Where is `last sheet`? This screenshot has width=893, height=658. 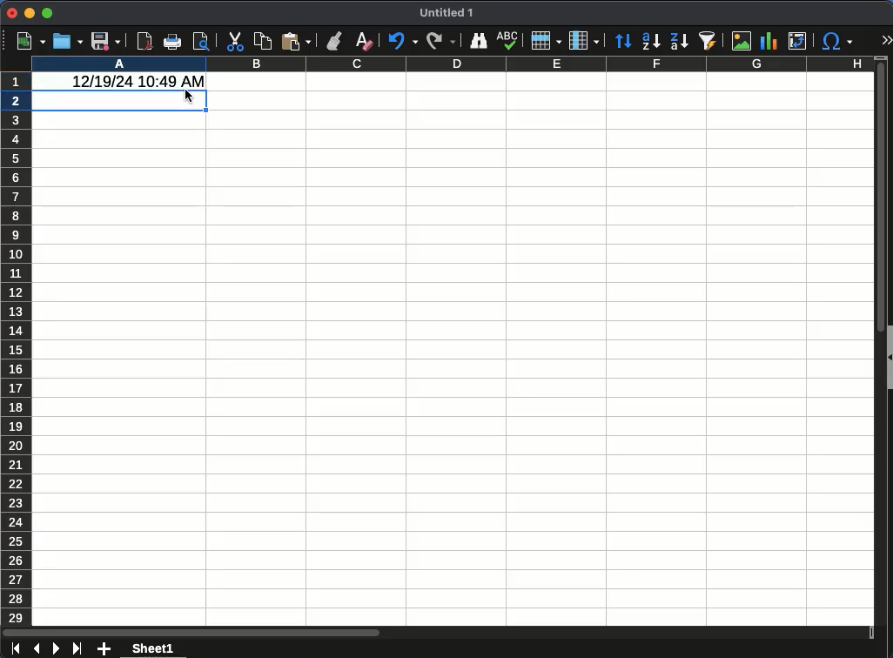 last sheet is located at coordinates (78, 648).